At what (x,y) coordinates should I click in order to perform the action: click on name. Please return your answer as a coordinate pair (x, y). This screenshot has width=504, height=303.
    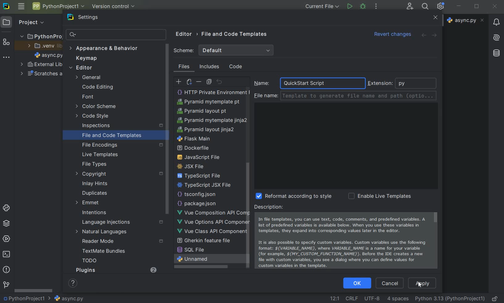
    Looking at the image, I should click on (263, 83).